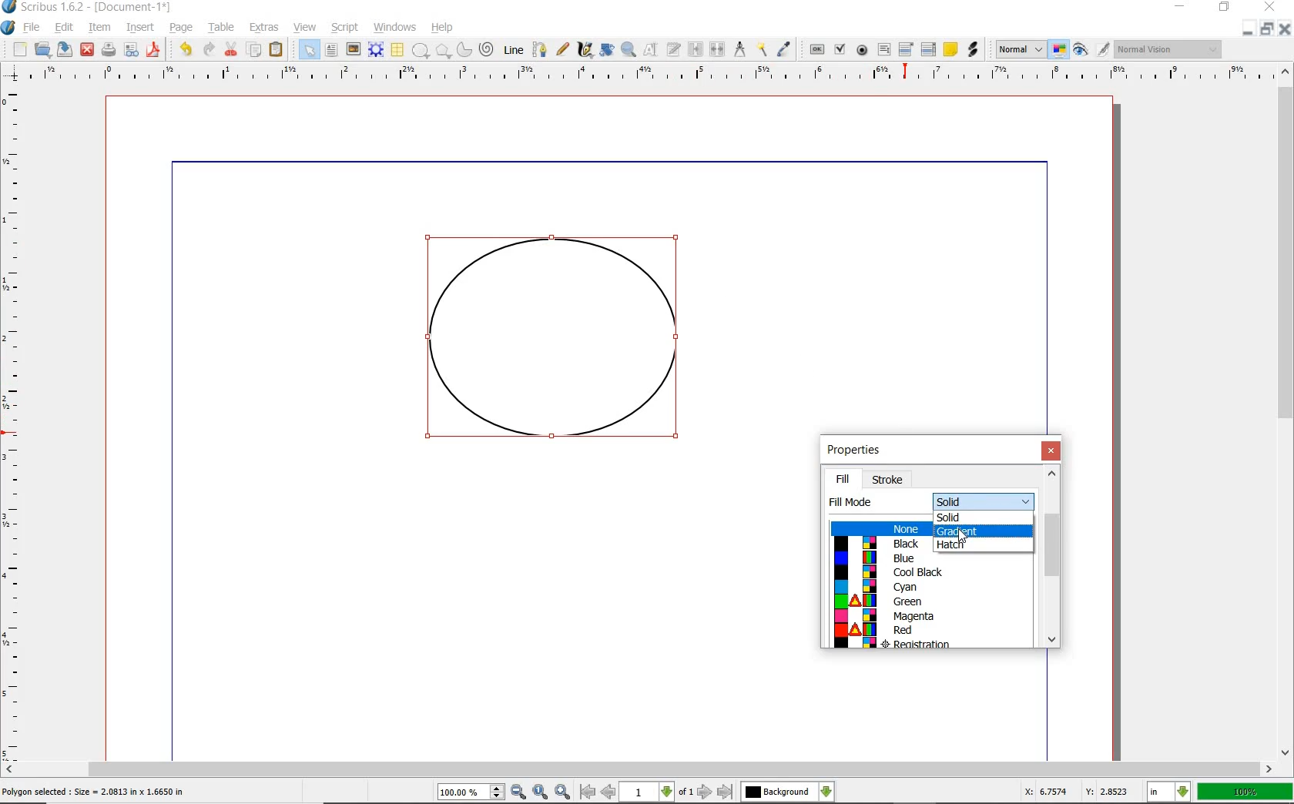 Image resolution: width=1294 pixels, height=804 pixels. What do you see at coordinates (1053, 451) in the screenshot?
I see `close` at bounding box center [1053, 451].